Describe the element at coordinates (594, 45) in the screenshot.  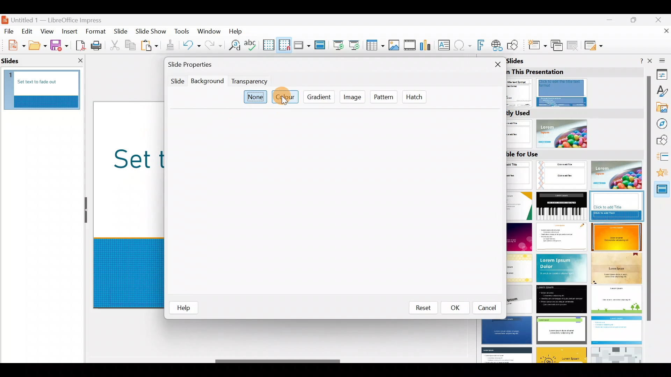
I see `Slide layout` at that location.